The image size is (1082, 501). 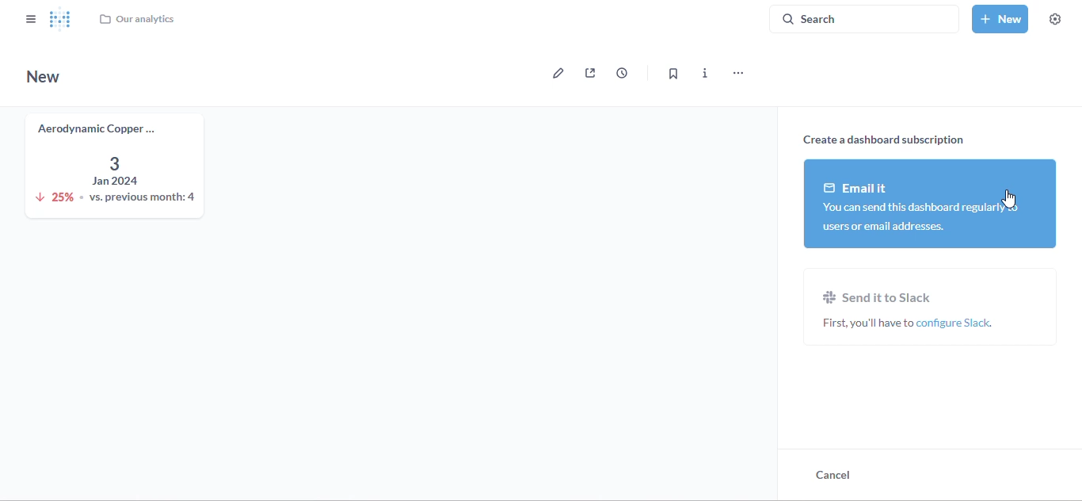 I want to click on create a dashboard subscription, so click(x=885, y=140).